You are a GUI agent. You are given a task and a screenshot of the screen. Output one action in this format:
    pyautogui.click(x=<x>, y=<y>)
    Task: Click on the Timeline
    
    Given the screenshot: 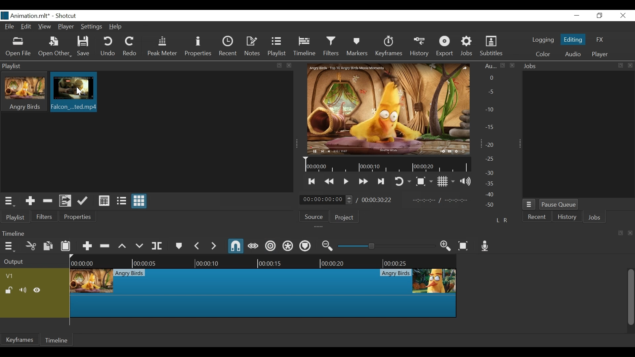 What is the action you would take?
    pyautogui.click(x=305, y=47)
    